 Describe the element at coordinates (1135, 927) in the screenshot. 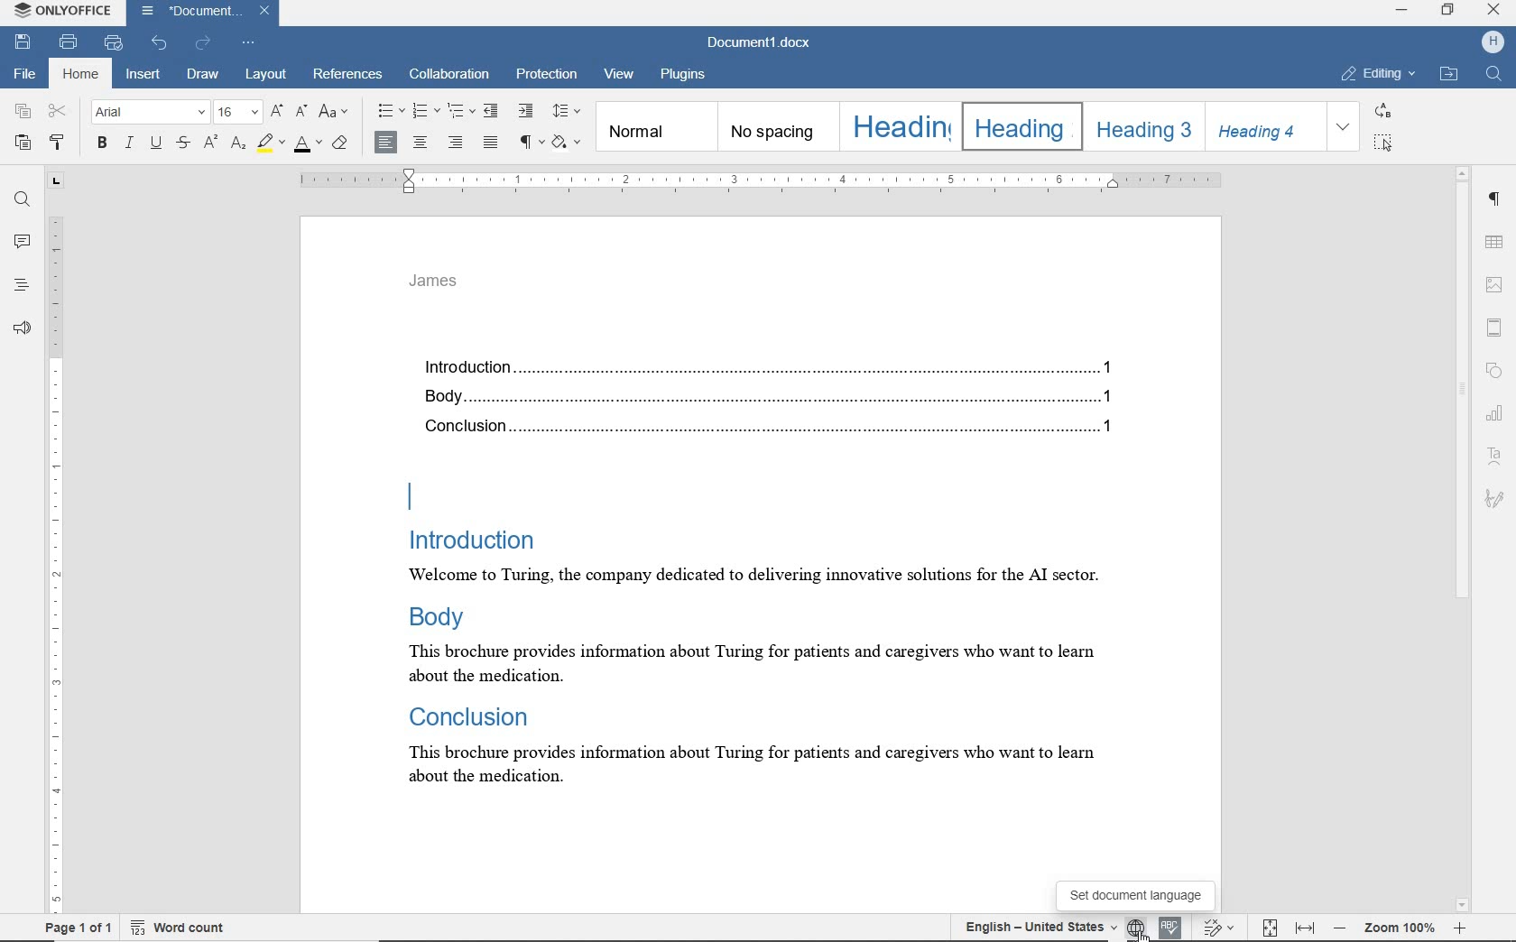

I see `set document language` at that location.